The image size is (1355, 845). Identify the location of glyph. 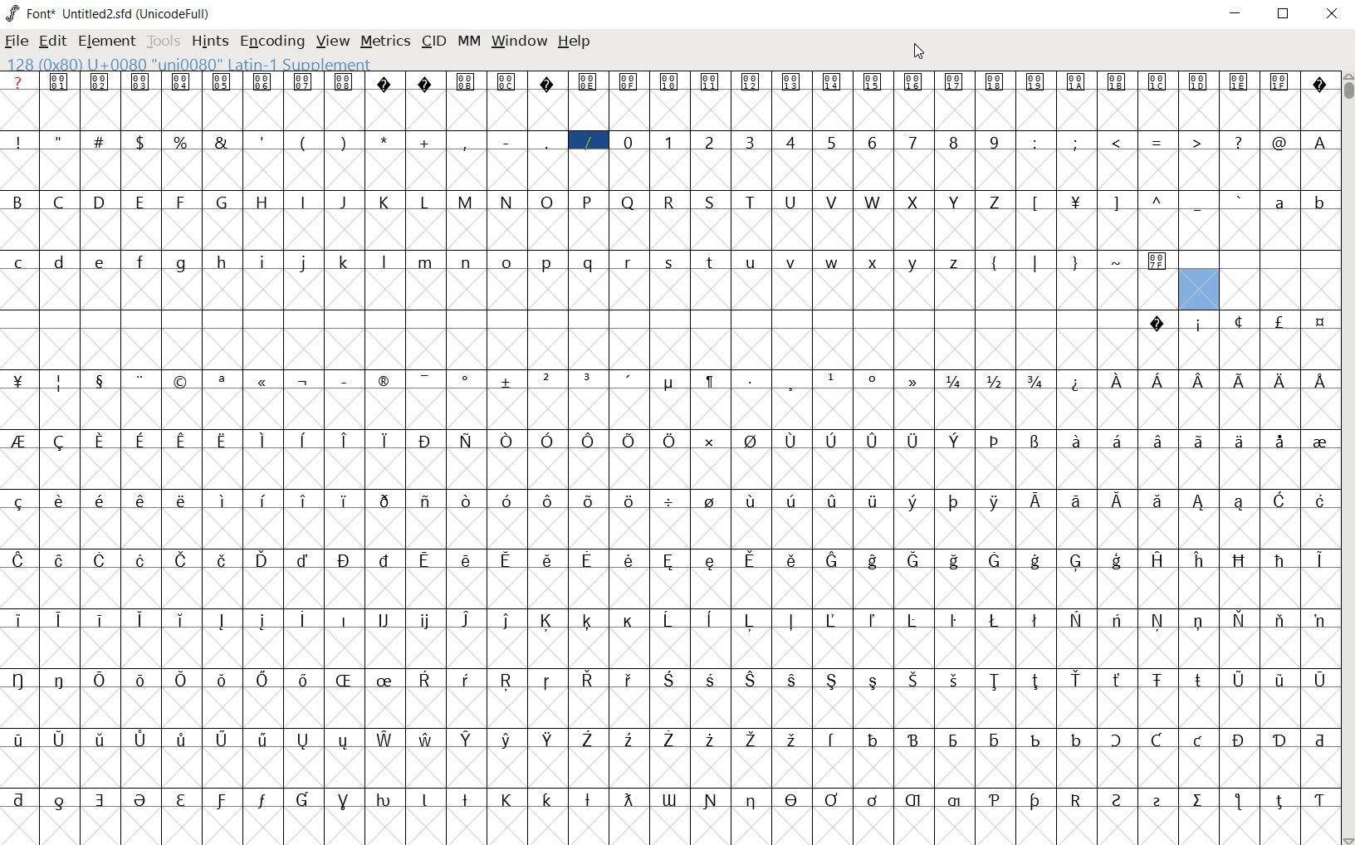
(831, 799).